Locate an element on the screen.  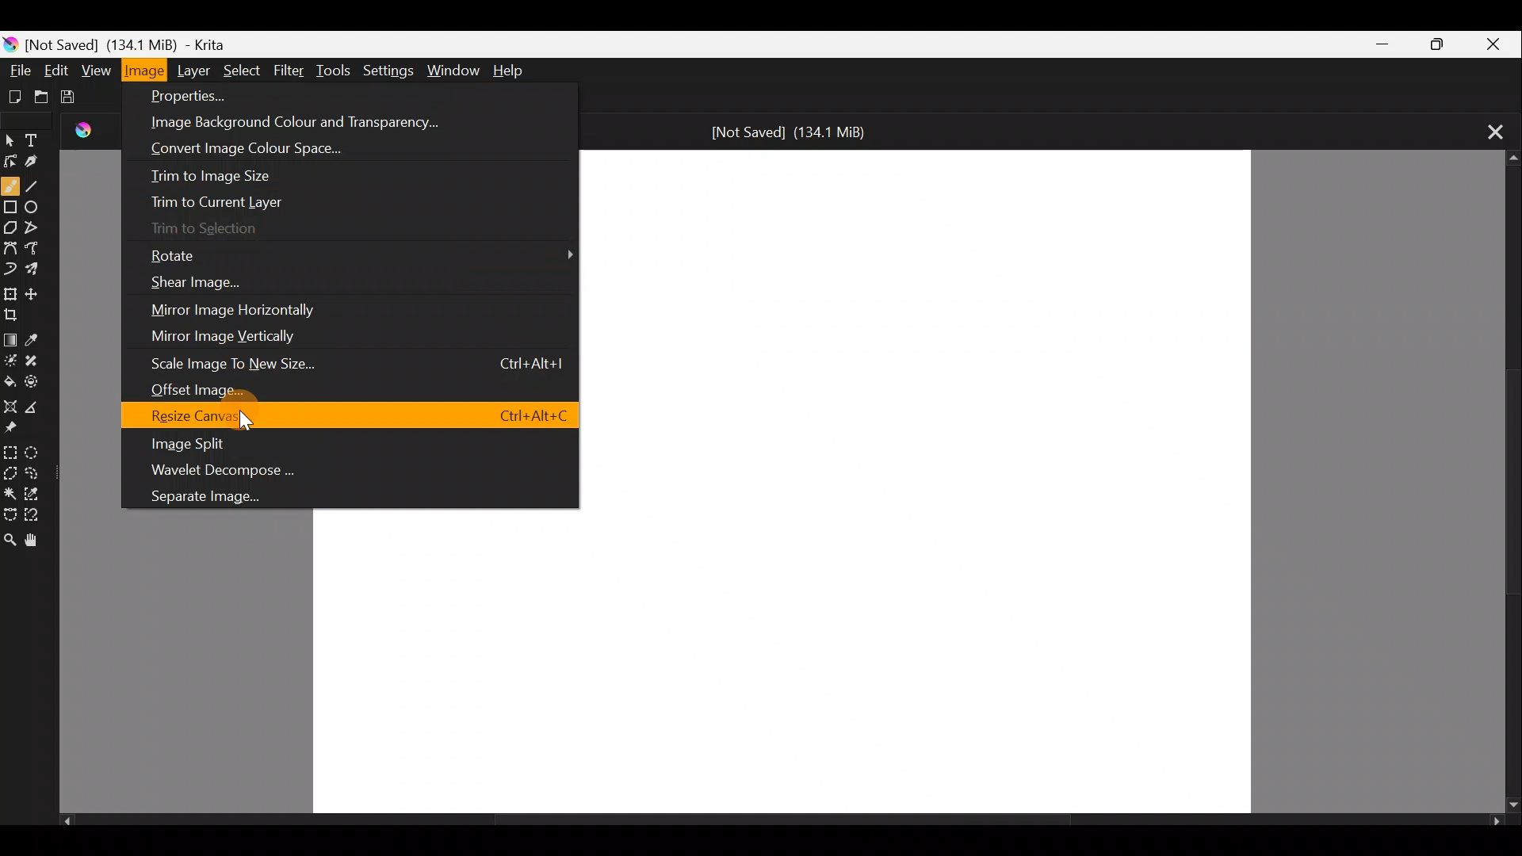
Elliptical selection tool is located at coordinates (38, 455).